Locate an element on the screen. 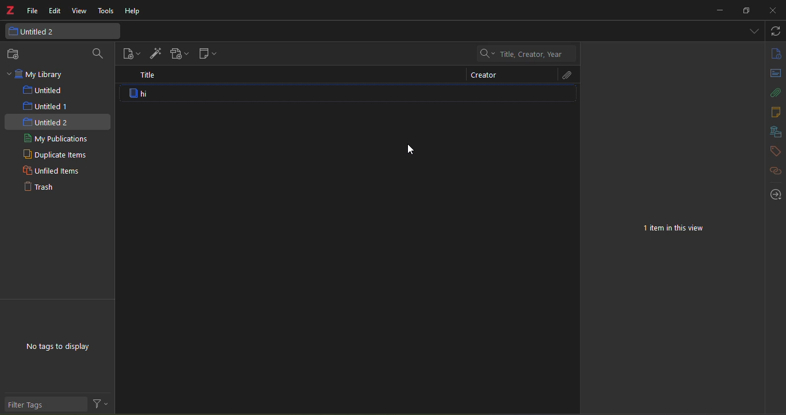  untitled is located at coordinates (40, 90).